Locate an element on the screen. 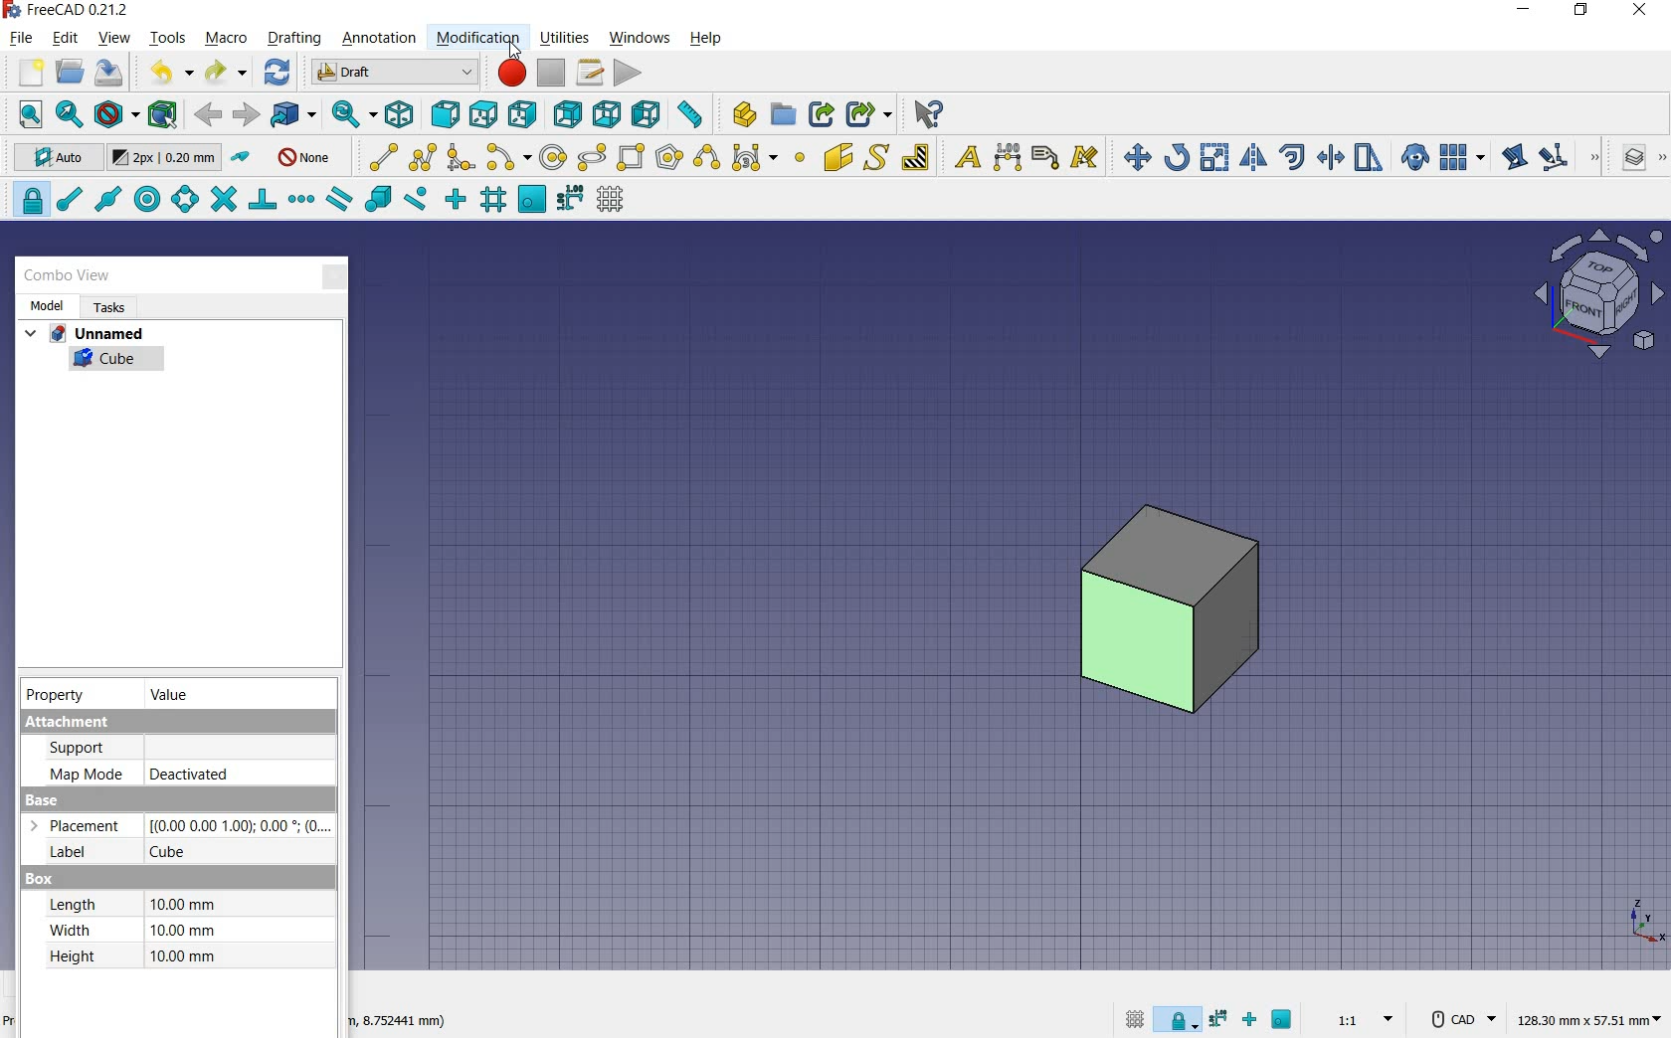 Image resolution: width=1671 pixels, height=1038 pixels. measure distance is located at coordinates (691, 115).